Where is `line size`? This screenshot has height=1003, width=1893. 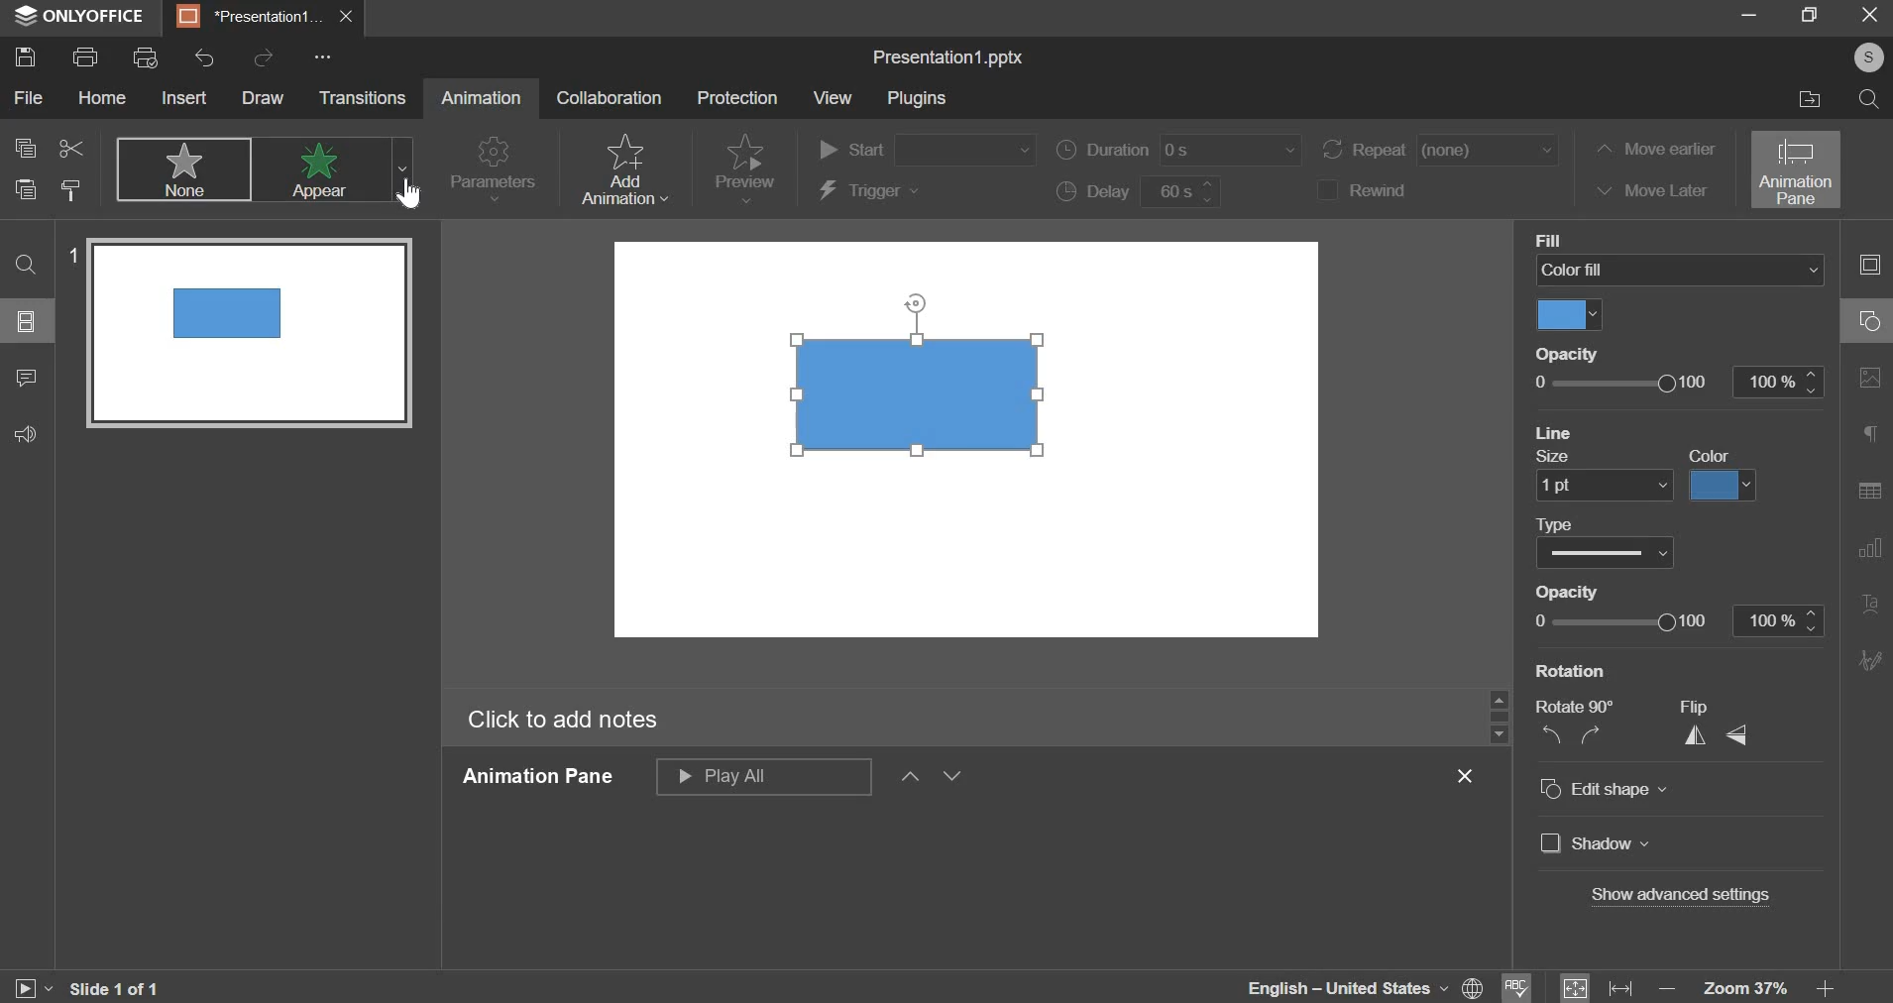
line size is located at coordinates (1604, 485).